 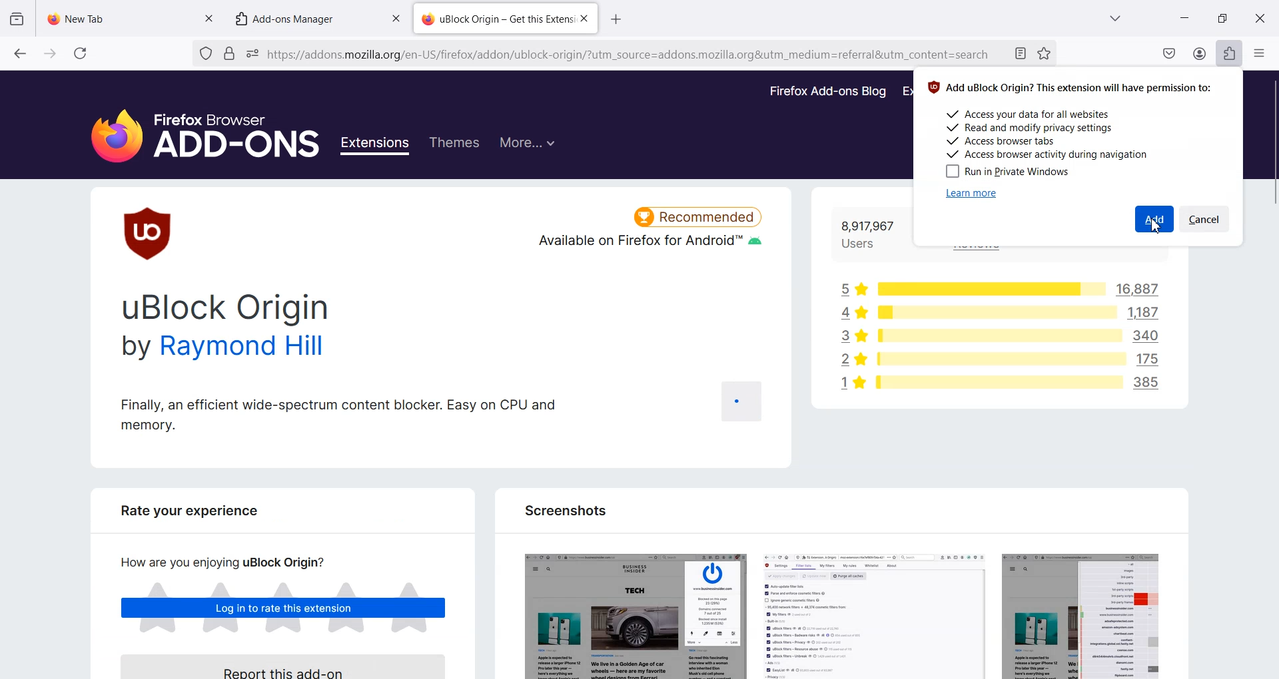 What do you see at coordinates (698, 214) in the screenshot?
I see `Recommended` at bounding box center [698, 214].